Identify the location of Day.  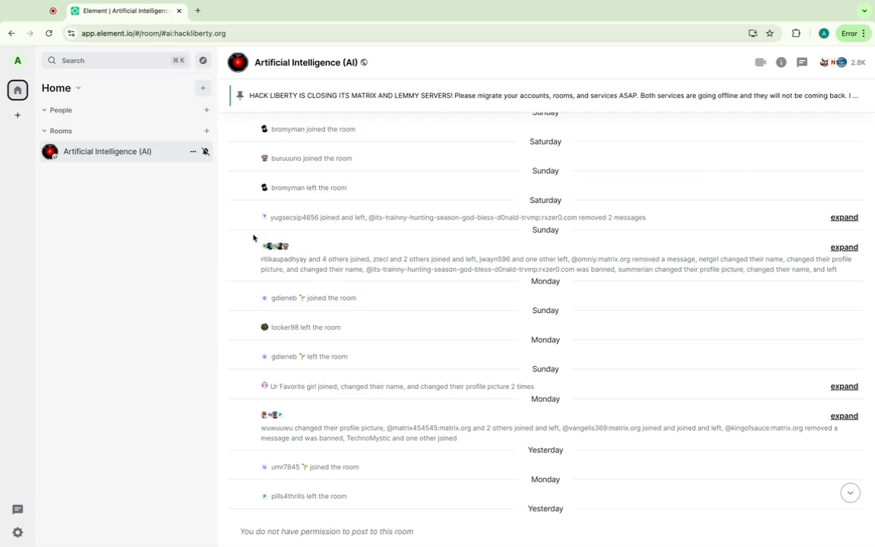
(548, 231).